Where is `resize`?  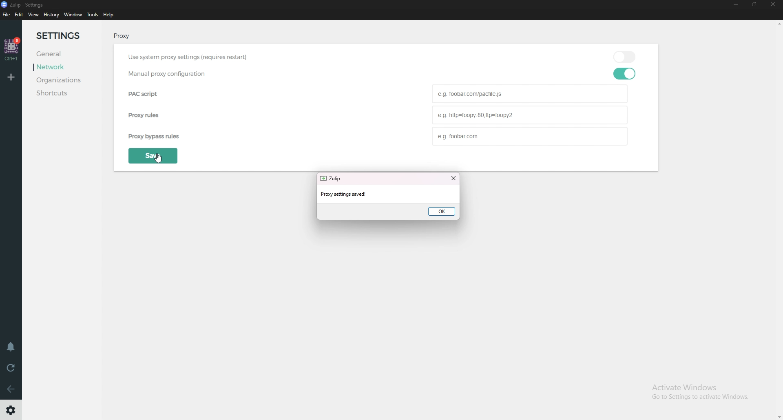 resize is located at coordinates (755, 5).